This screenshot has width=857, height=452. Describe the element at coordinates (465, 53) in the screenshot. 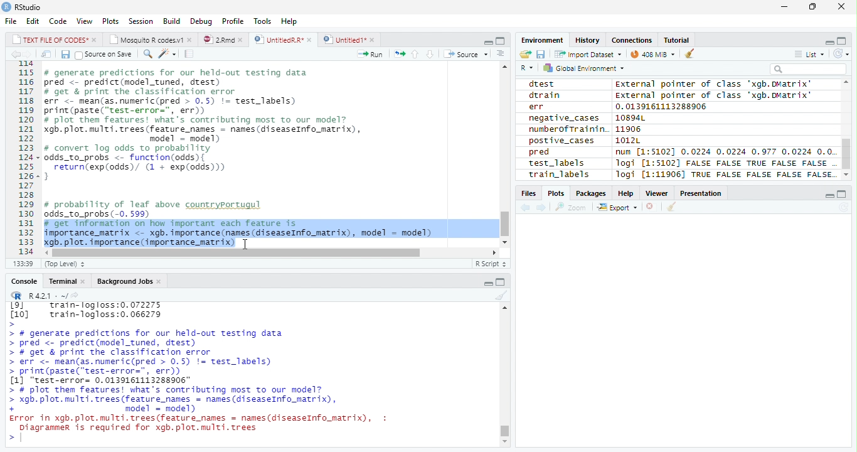

I see `Source` at that location.